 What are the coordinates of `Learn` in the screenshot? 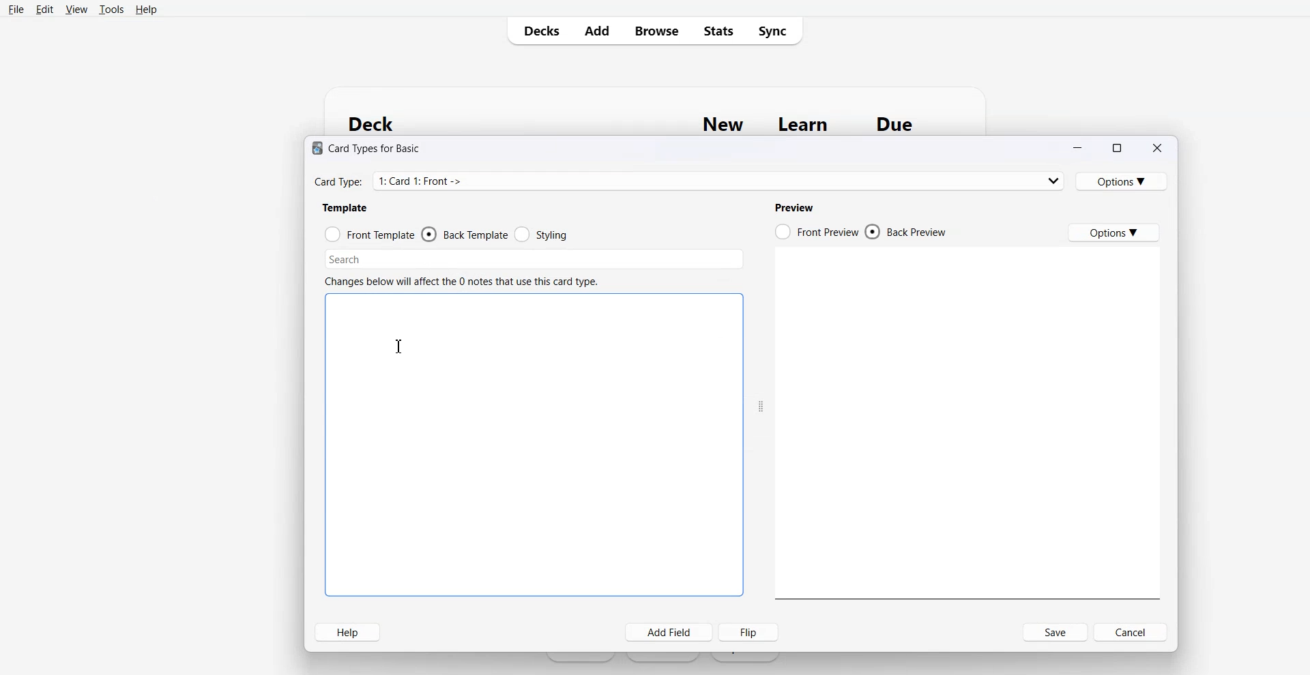 It's located at (805, 125).